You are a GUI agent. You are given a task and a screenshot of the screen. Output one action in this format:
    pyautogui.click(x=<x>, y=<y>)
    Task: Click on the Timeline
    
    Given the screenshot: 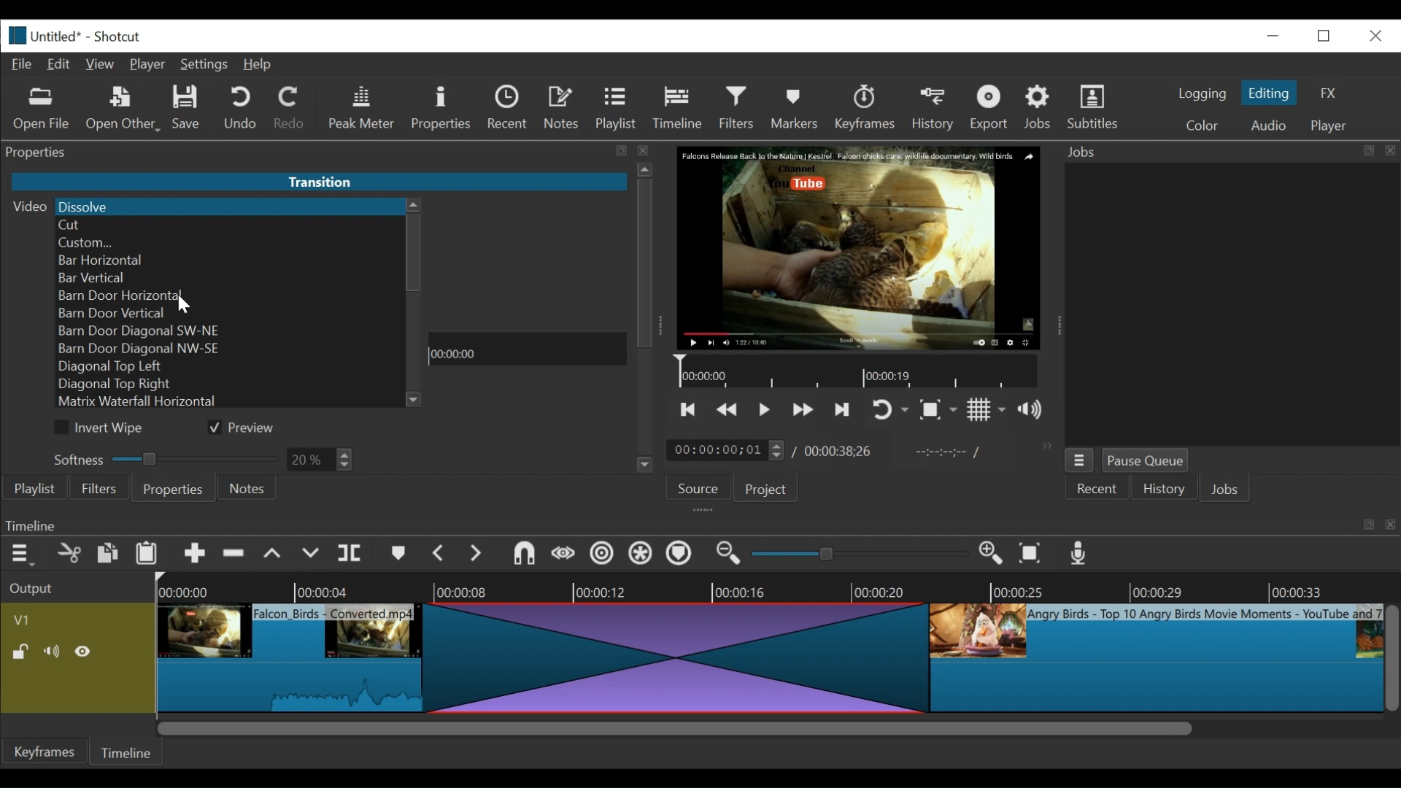 What is the action you would take?
    pyautogui.click(x=527, y=349)
    